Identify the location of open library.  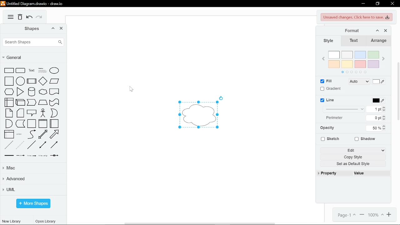
(46, 221).